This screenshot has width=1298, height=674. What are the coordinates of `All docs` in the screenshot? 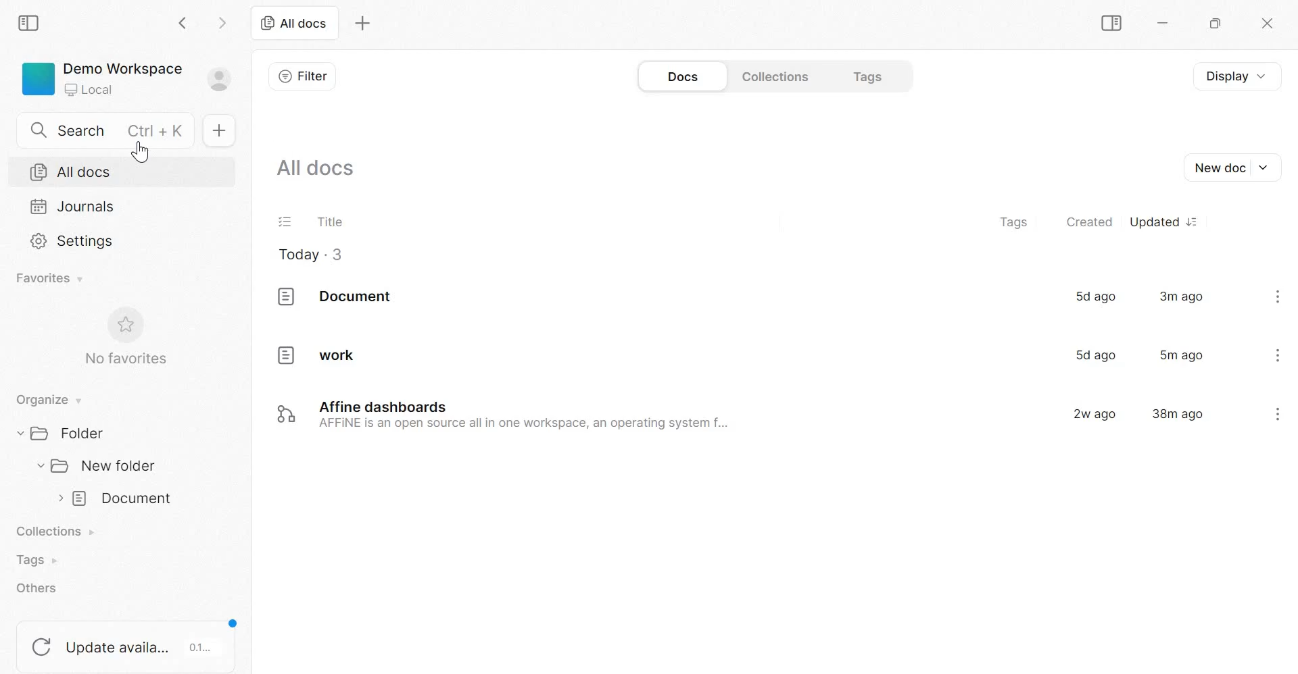 It's located at (293, 22).